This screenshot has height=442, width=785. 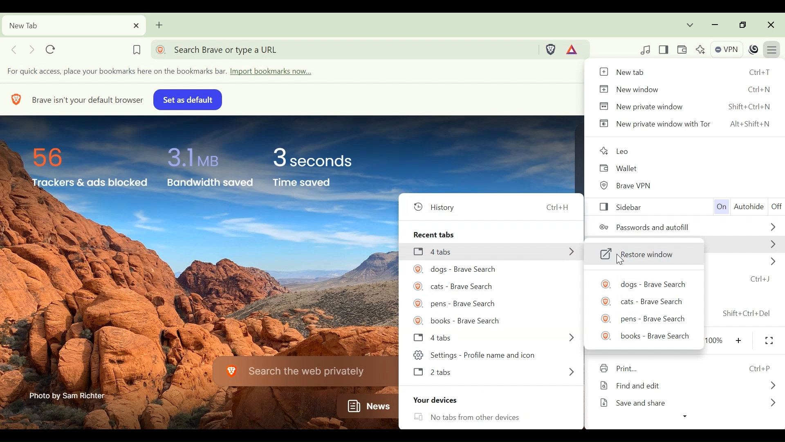 I want to click on Print, so click(x=639, y=370).